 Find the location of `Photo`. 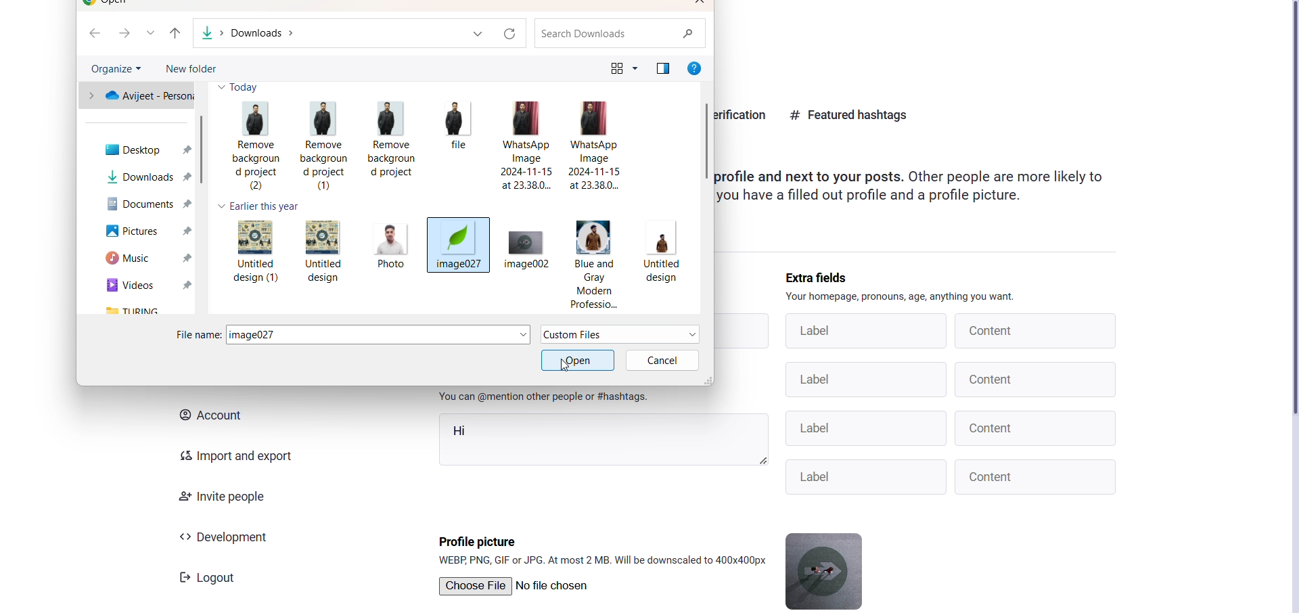

Photo is located at coordinates (388, 258).